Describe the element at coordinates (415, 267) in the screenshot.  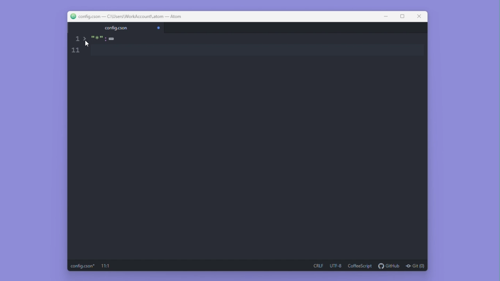
I see `git (0)` at that location.